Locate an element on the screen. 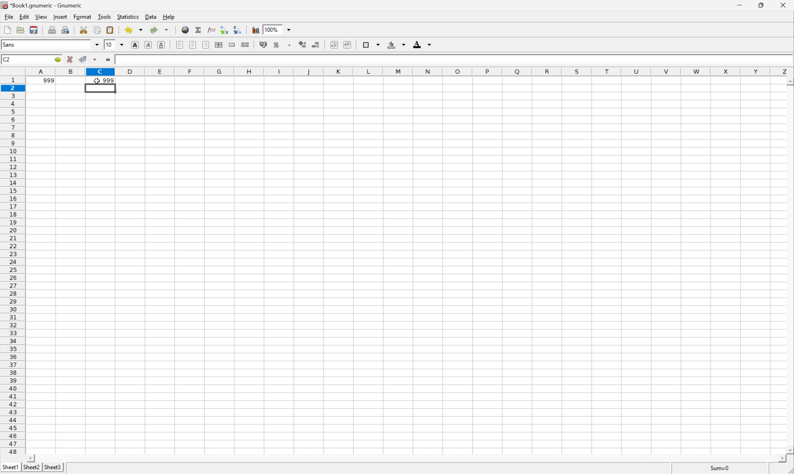  paste is located at coordinates (110, 30).